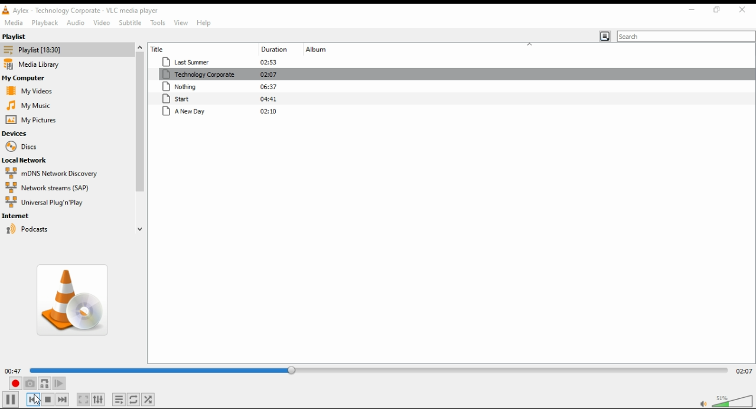 The image size is (756, 409). What do you see at coordinates (742, 9) in the screenshot?
I see `close window` at bounding box center [742, 9].